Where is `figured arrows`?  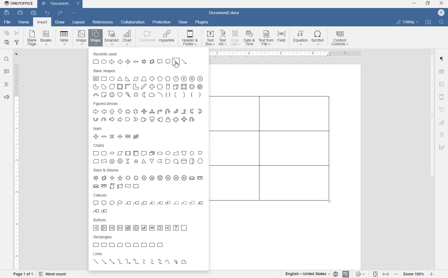 figured arrows is located at coordinates (148, 112).